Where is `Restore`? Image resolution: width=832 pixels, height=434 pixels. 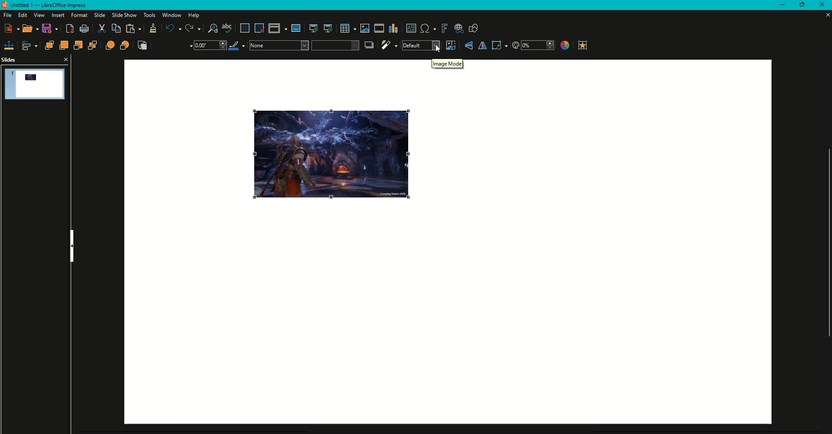 Restore is located at coordinates (800, 5).